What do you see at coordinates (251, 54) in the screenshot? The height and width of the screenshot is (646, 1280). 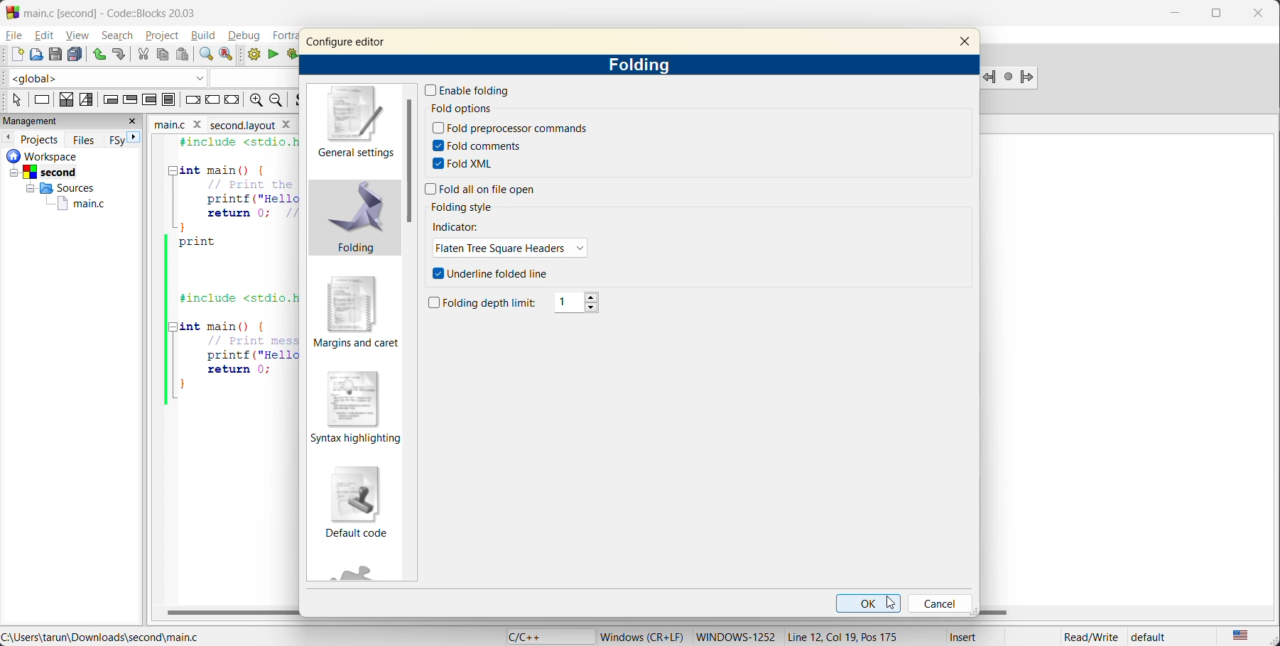 I see `build` at bounding box center [251, 54].